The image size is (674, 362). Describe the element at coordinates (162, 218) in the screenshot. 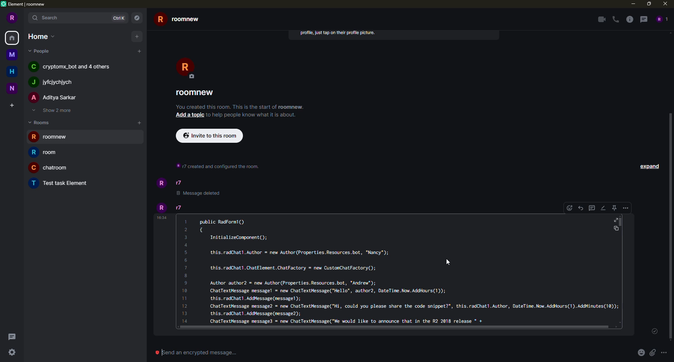

I see `time` at that location.